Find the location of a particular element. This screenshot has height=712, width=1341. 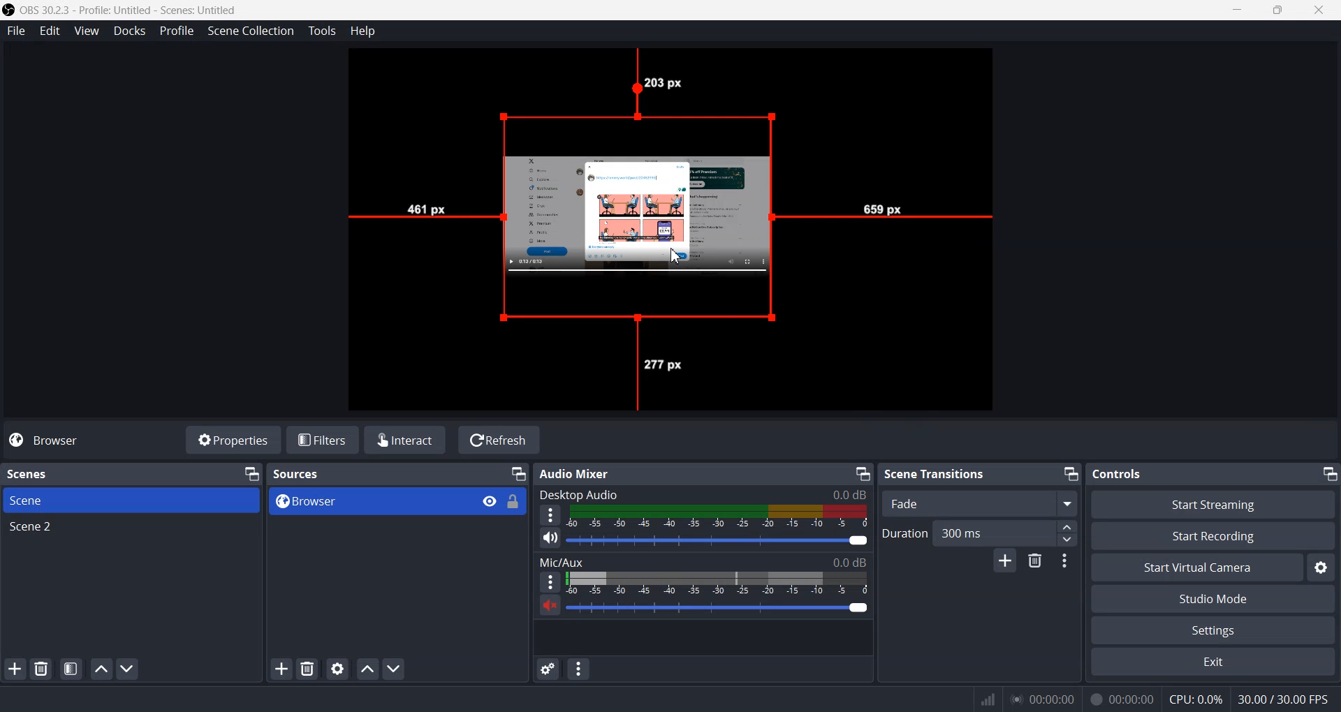

CPU: 0.0% is located at coordinates (1190, 698).